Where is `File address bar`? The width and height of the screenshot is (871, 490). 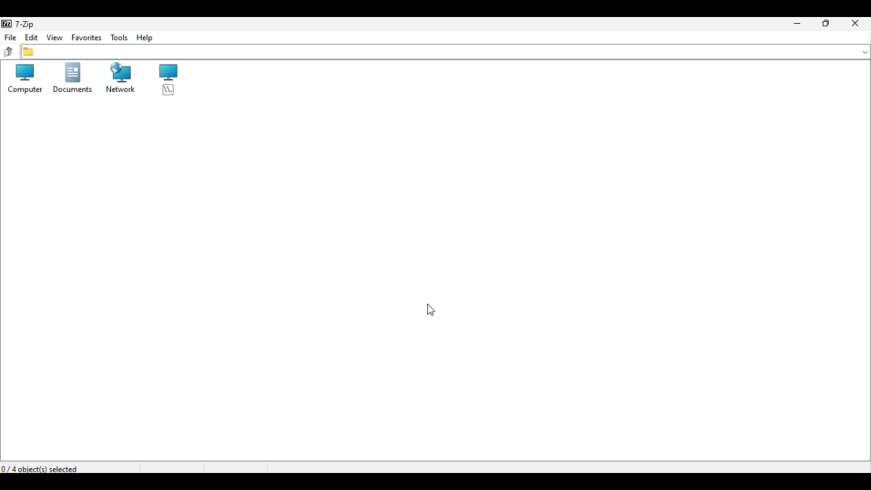 File address bar is located at coordinates (446, 52).